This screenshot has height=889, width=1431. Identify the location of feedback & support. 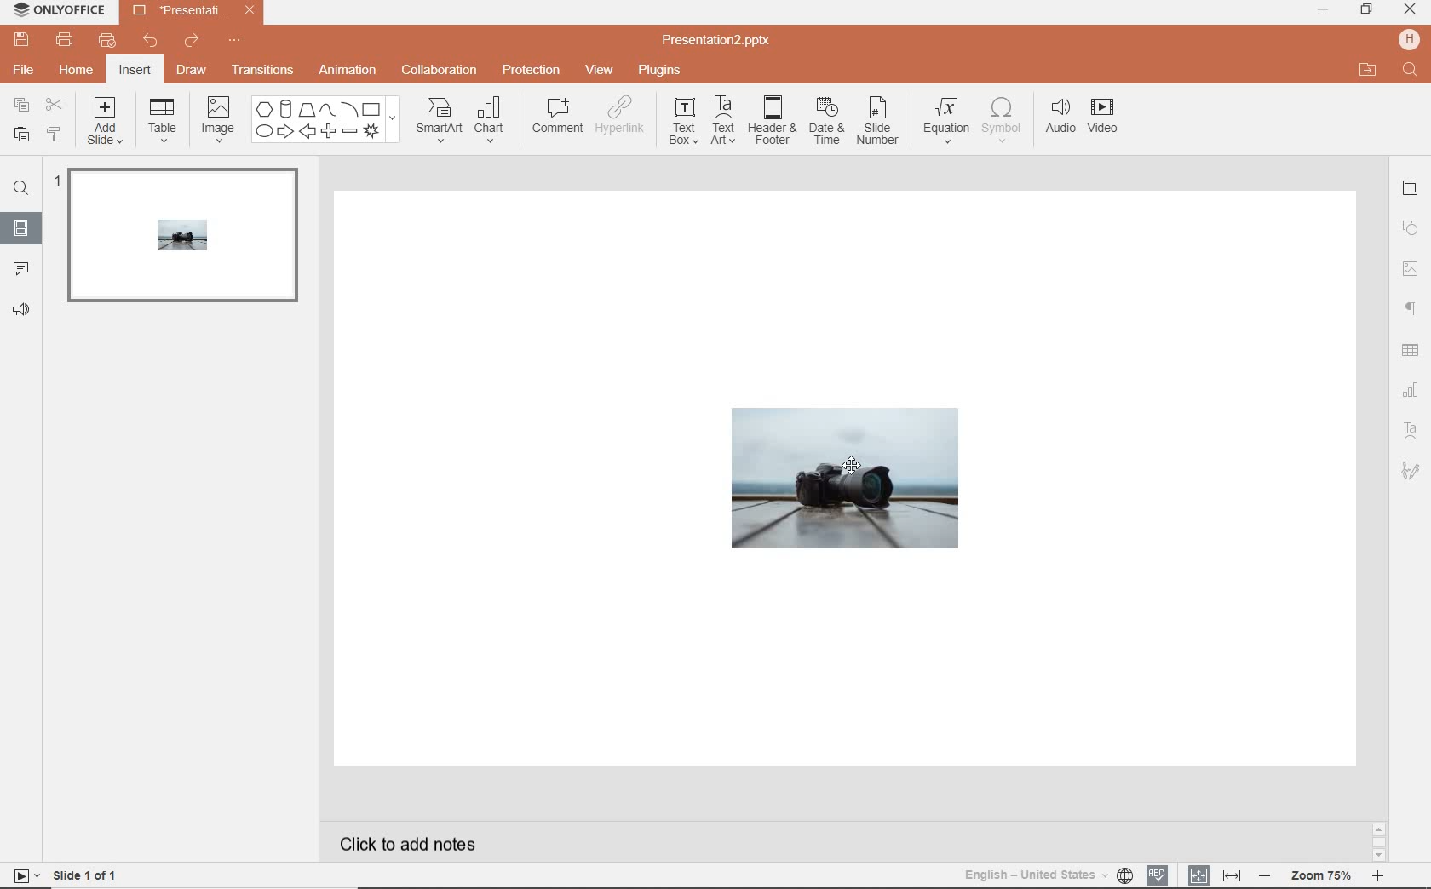
(21, 311).